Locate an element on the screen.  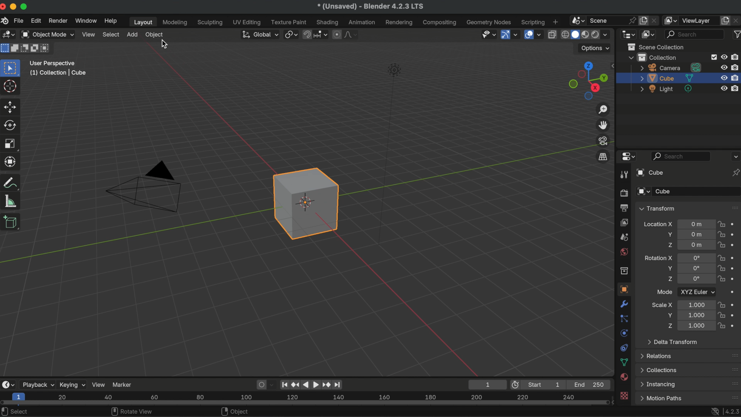
layout is located at coordinates (142, 22).